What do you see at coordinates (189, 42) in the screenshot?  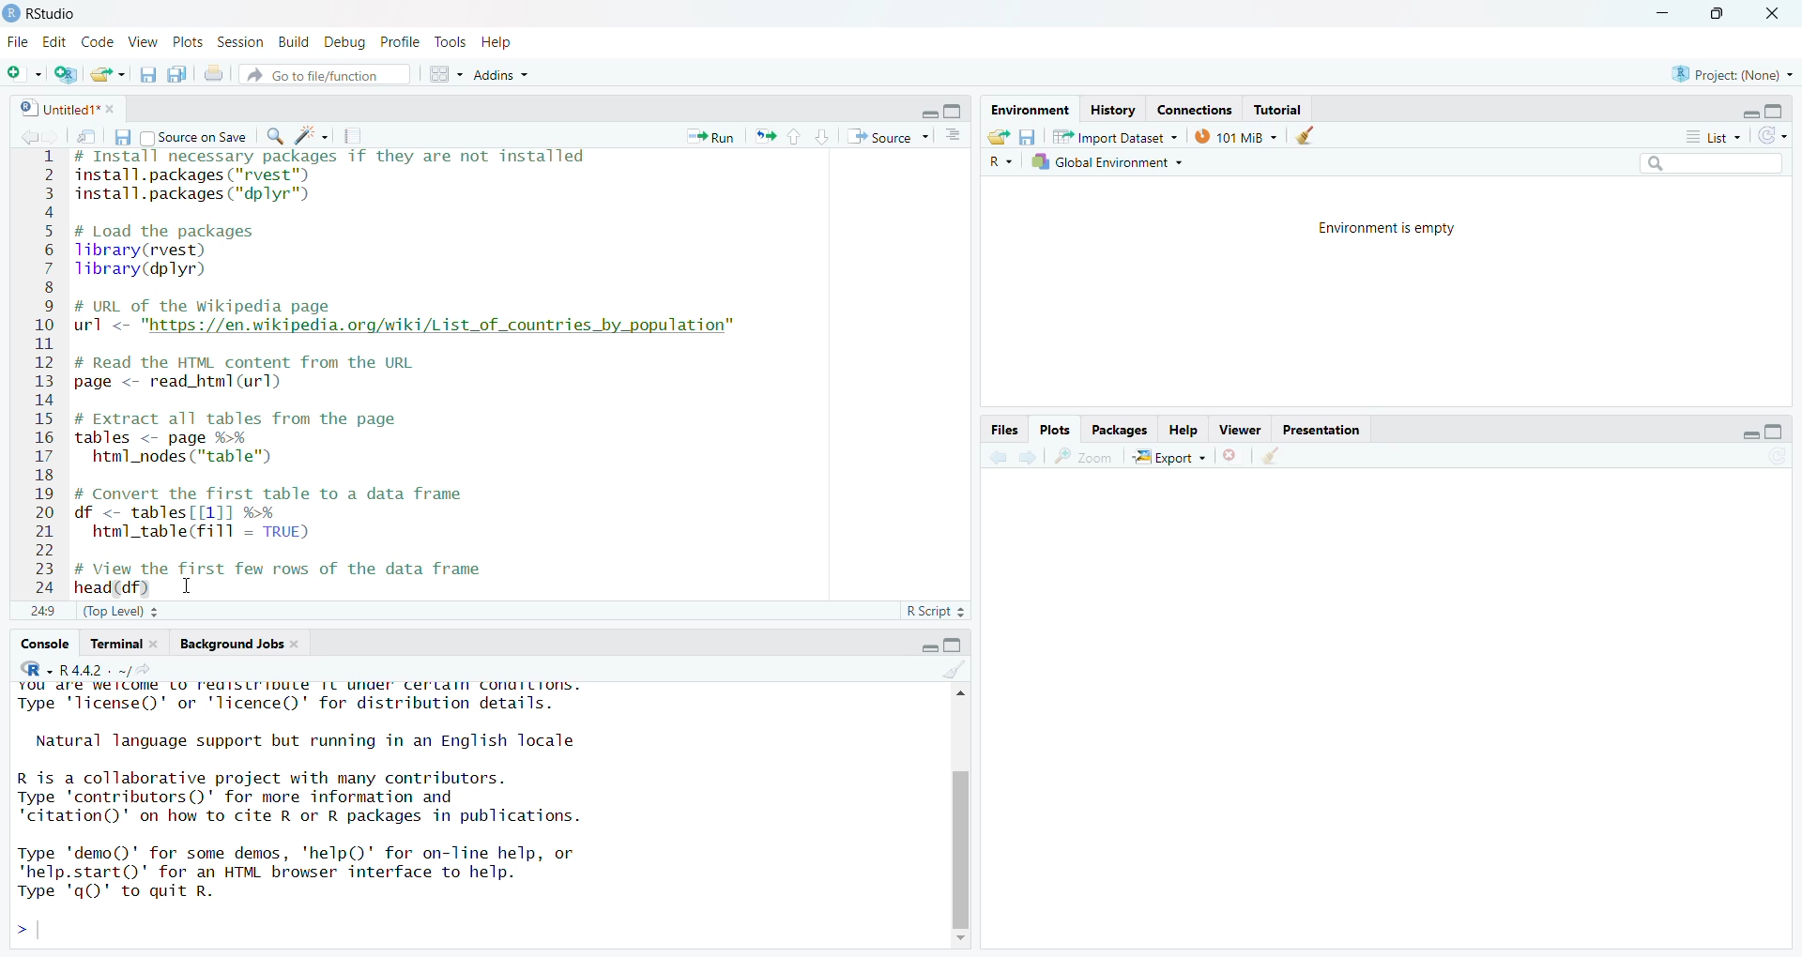 I see `Plots` at bounding box center [189, 42].